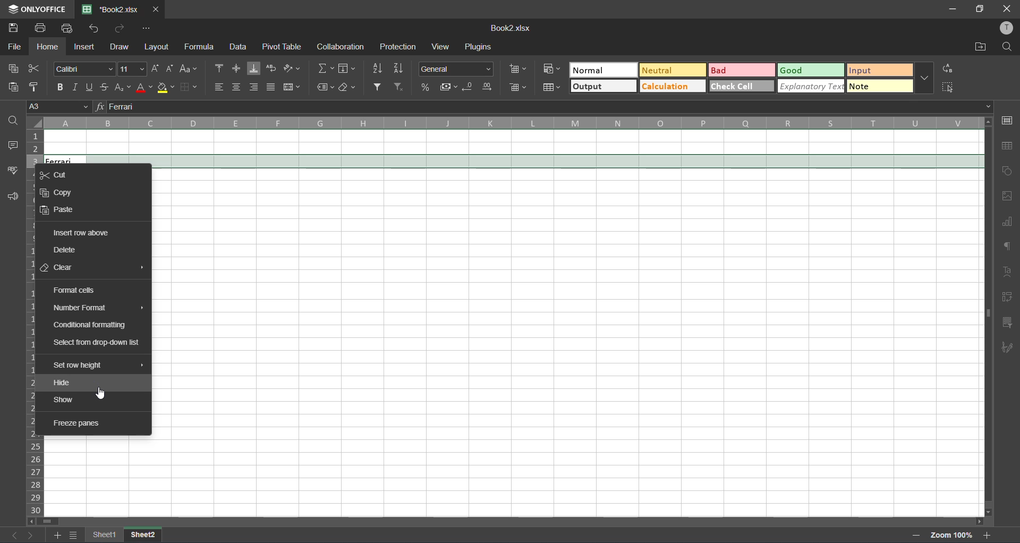  I want to click on plugins, so click(480, 48).